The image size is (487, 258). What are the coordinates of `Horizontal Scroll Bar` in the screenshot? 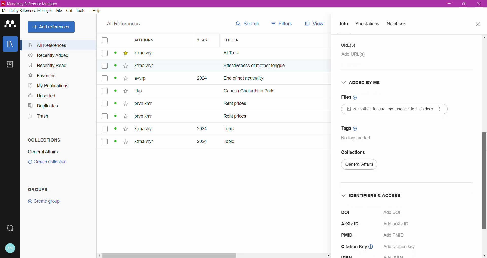 It's located at (213, 256).